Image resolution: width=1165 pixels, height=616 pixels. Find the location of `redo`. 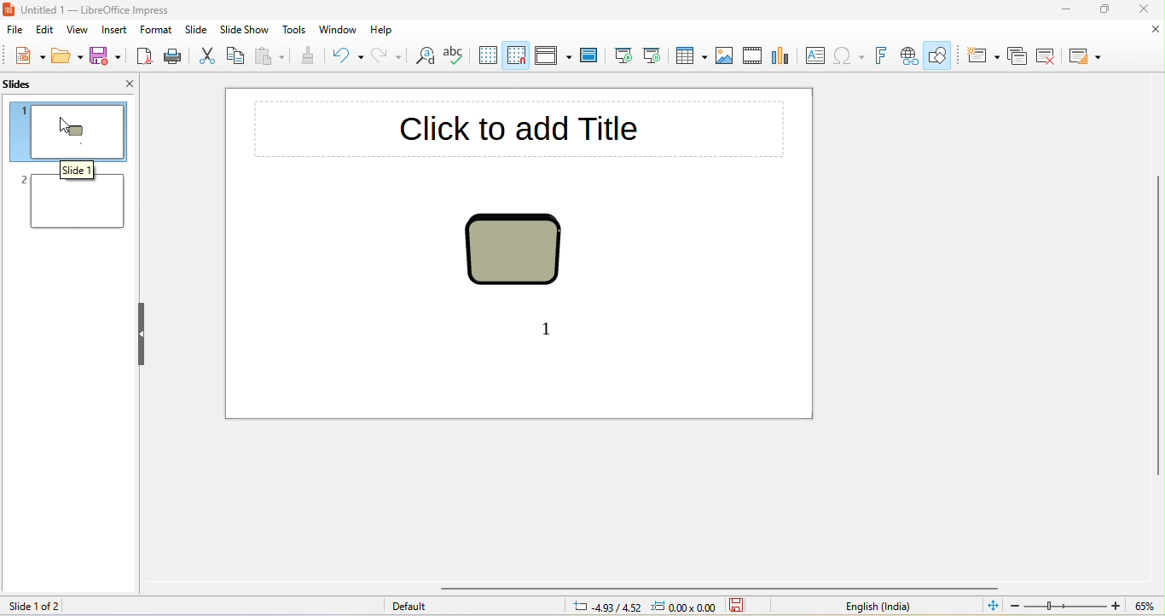

redo is located at coordinates (388, 58).